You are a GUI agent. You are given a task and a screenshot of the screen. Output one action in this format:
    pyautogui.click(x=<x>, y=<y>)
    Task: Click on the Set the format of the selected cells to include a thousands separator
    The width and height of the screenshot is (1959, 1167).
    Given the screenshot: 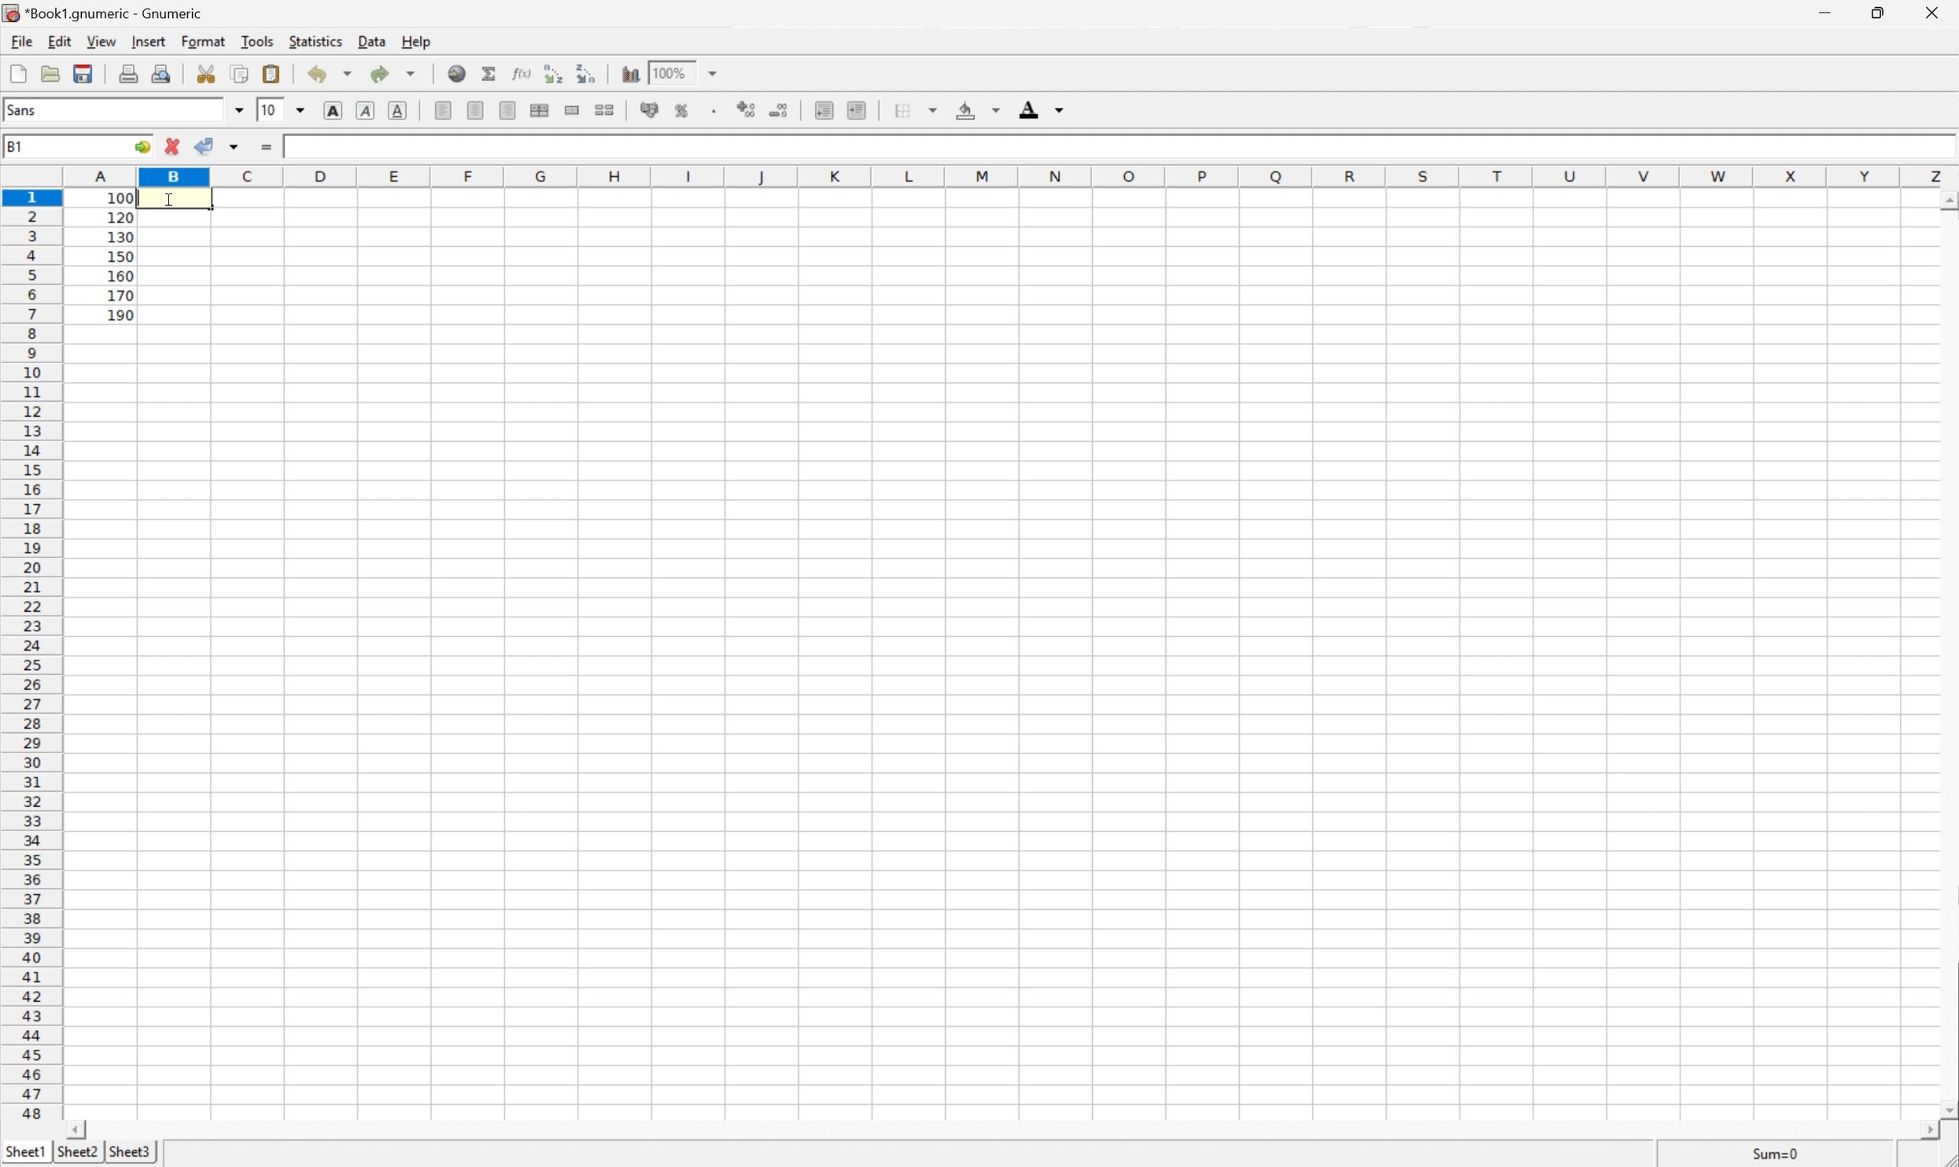 What is the action you would take?
    pyautogui.click(x=717, y=110)
    